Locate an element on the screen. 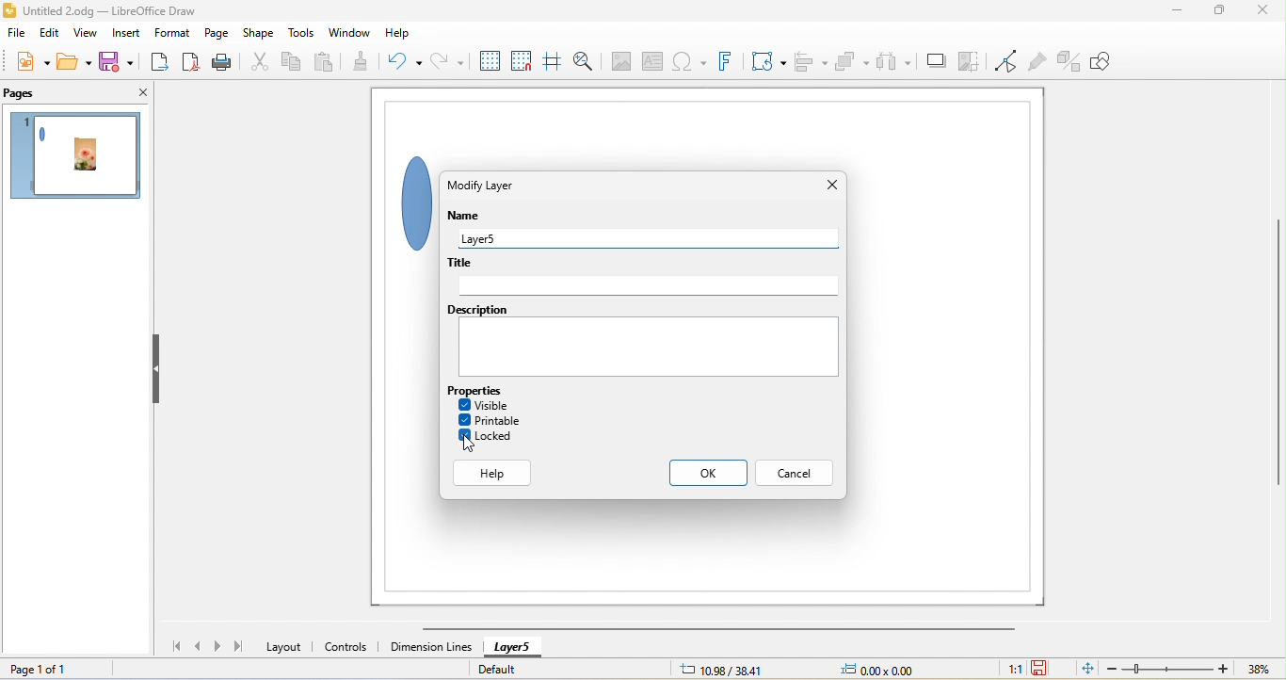 Image resolution: width=1286 pixels, height=680 pixels. select at least three object to distribute is located at coordinates (894, 60).